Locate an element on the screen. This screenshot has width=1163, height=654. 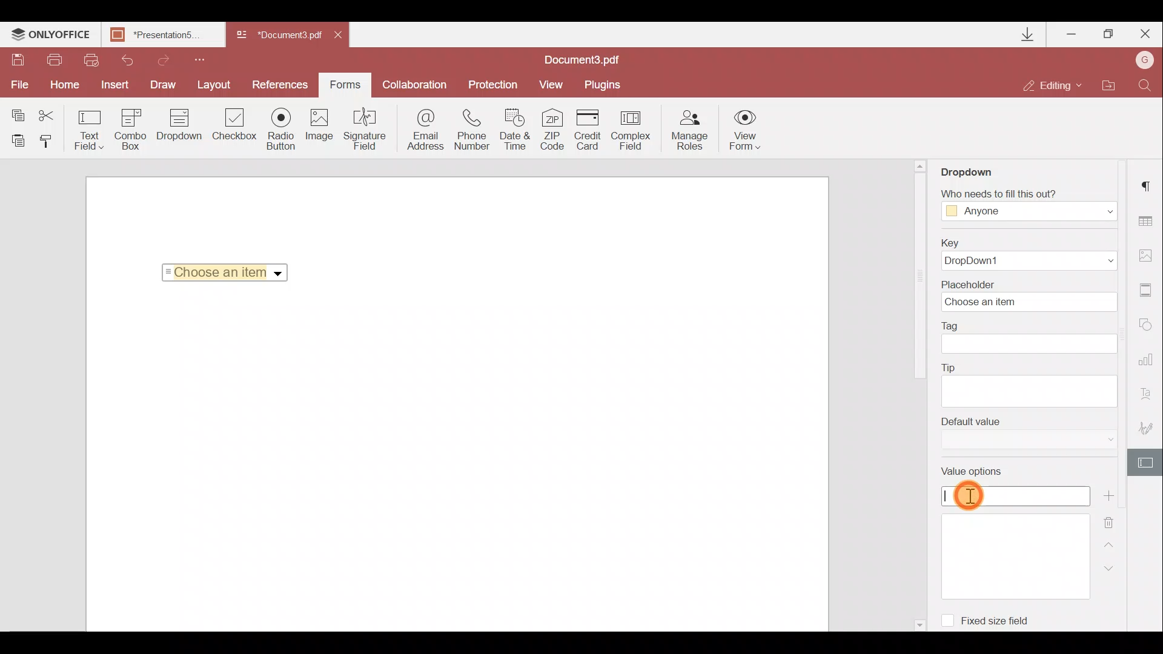
Document3.pdf is located at coordinates (279, 36).